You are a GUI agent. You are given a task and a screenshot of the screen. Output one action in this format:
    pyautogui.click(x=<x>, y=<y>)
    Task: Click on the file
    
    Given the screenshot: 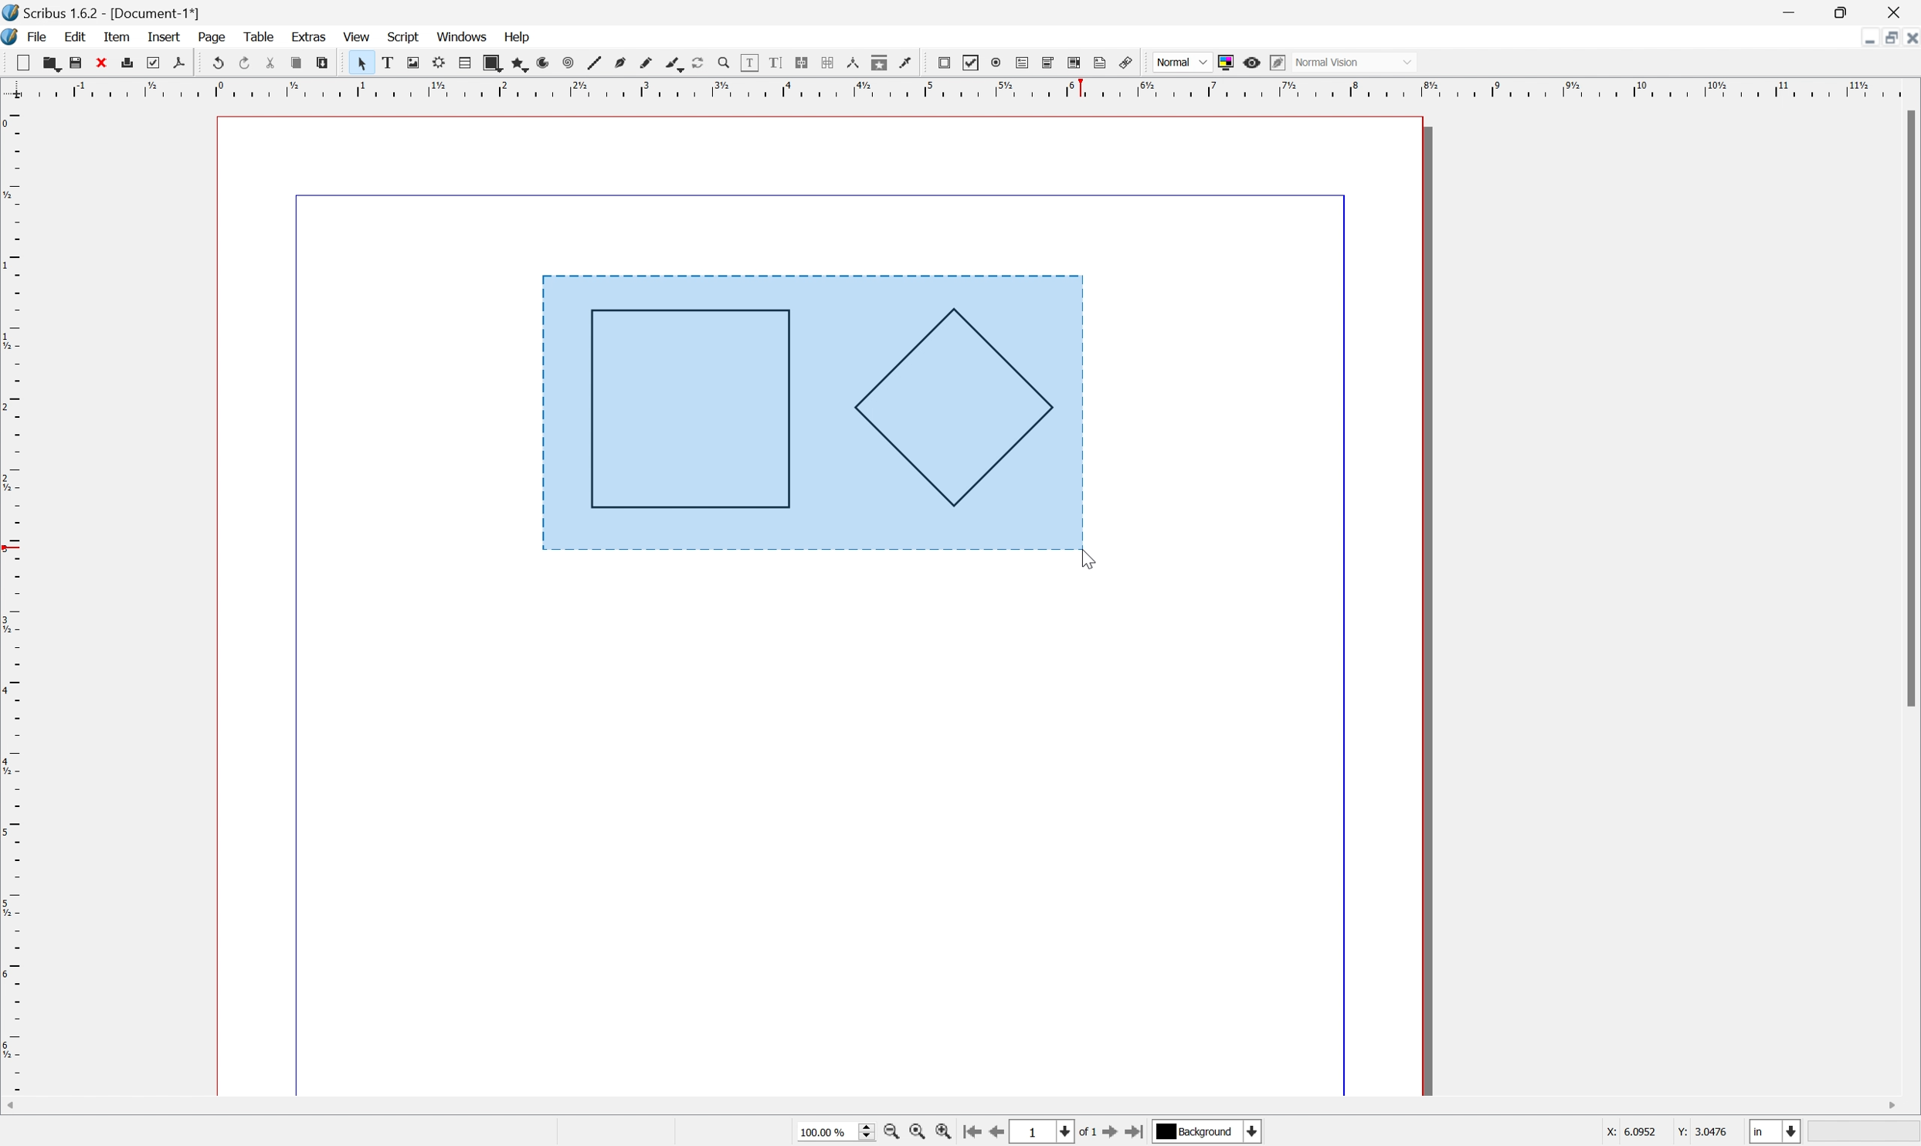 What is the action you would take?
    pyautogui.click(x=39, y=36)
    